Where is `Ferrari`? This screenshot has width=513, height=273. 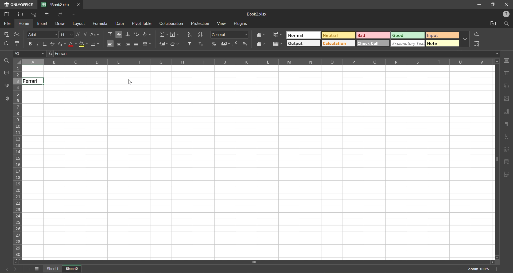 Ferrari is located at coordinates (33, 81).